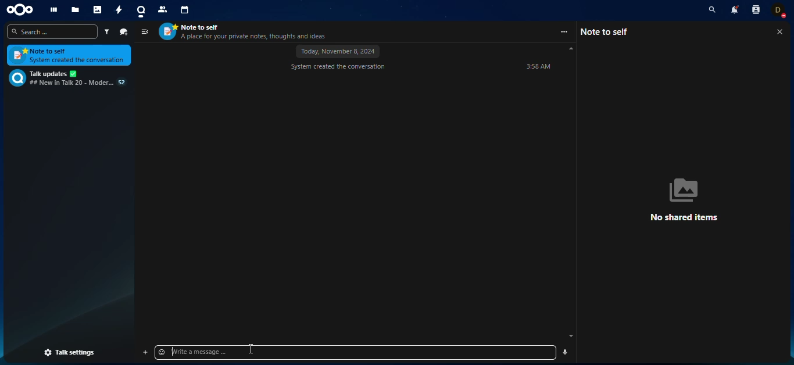  I want to click on activity, so click(118, 10).